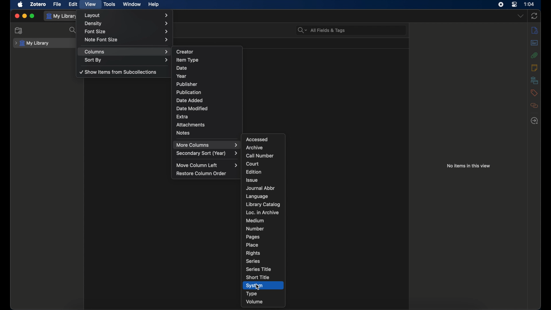 This screenshot has height=310, width=551. What do you see at coordinates (20, 5) in the screenshot?
I see `apple` at bounding box center [20, 5].